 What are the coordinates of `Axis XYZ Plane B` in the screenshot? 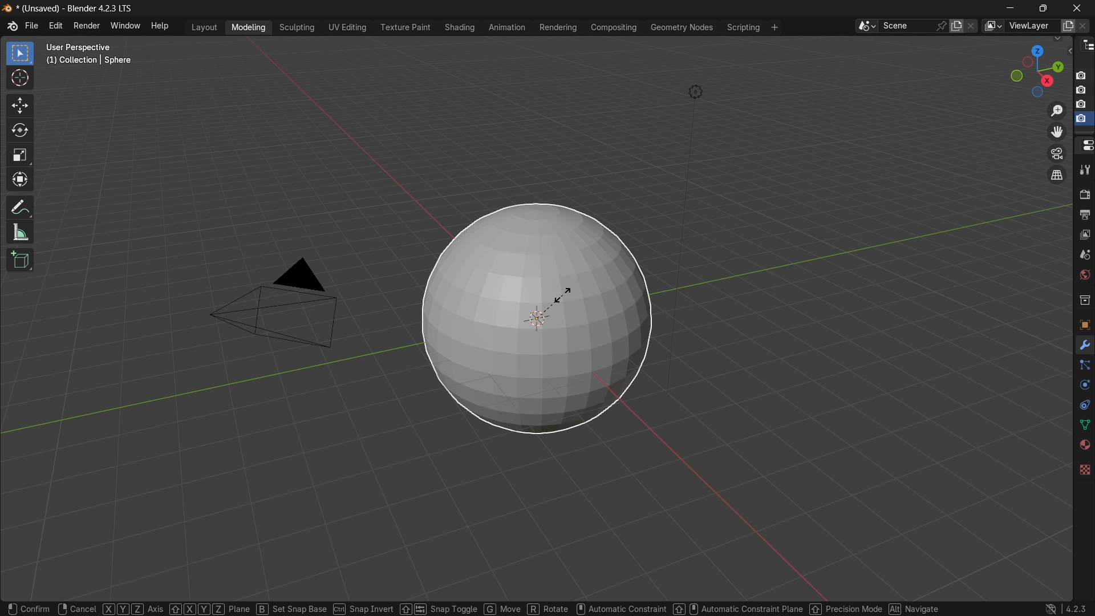 It's located at (210, 605).